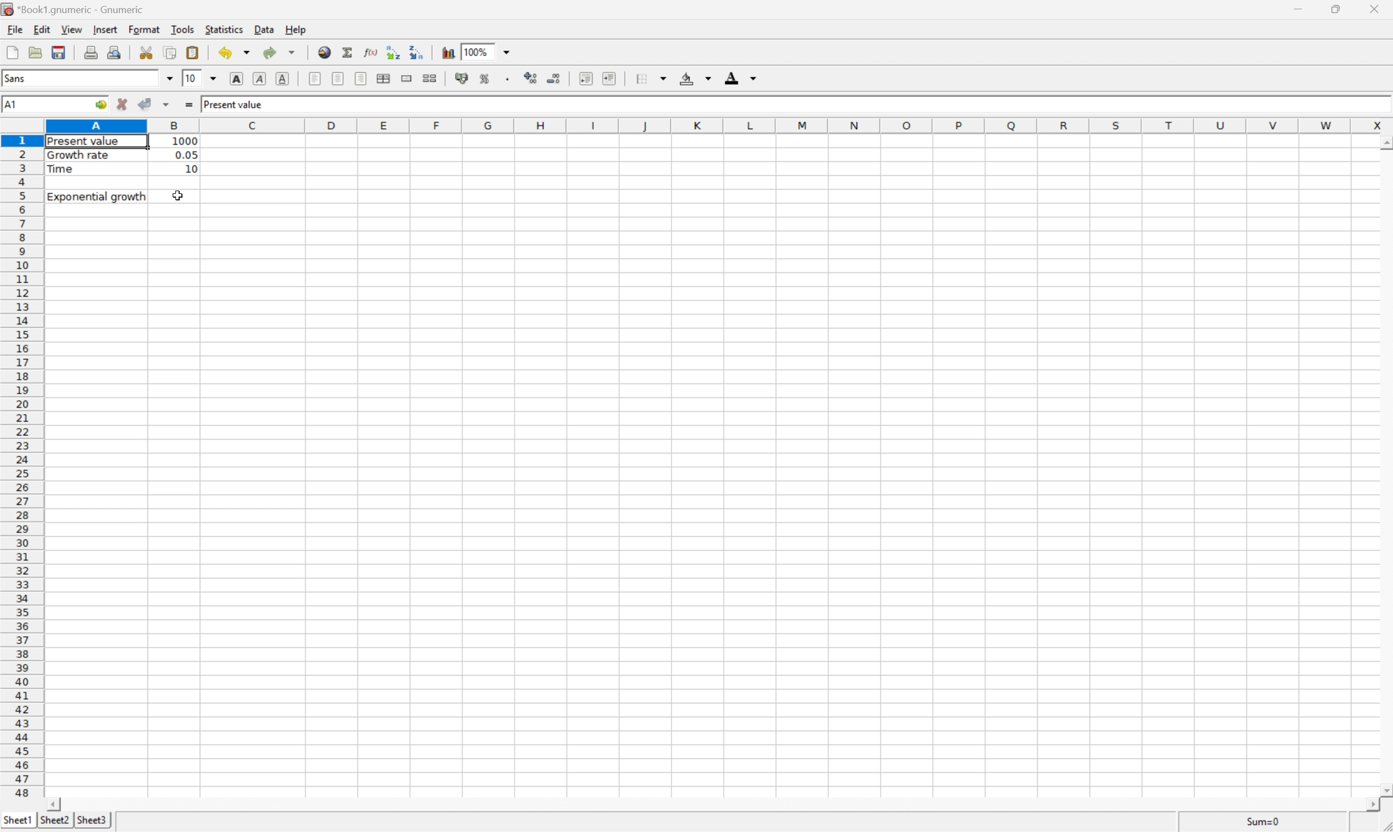 The image size is (1393, 832). What do you see at coordinates (165, 104) in the screenshot?
I see `Accept changes in multiple cells` at bounding box center [165, 104].